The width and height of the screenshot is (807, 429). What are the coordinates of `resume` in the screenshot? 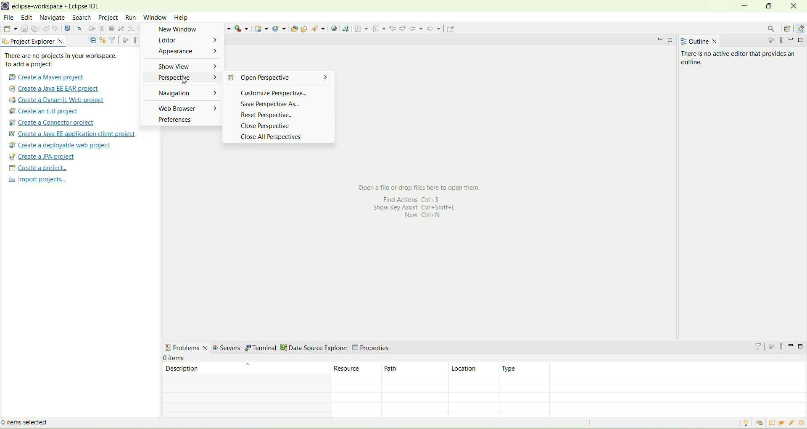 It's located at (92, 30).